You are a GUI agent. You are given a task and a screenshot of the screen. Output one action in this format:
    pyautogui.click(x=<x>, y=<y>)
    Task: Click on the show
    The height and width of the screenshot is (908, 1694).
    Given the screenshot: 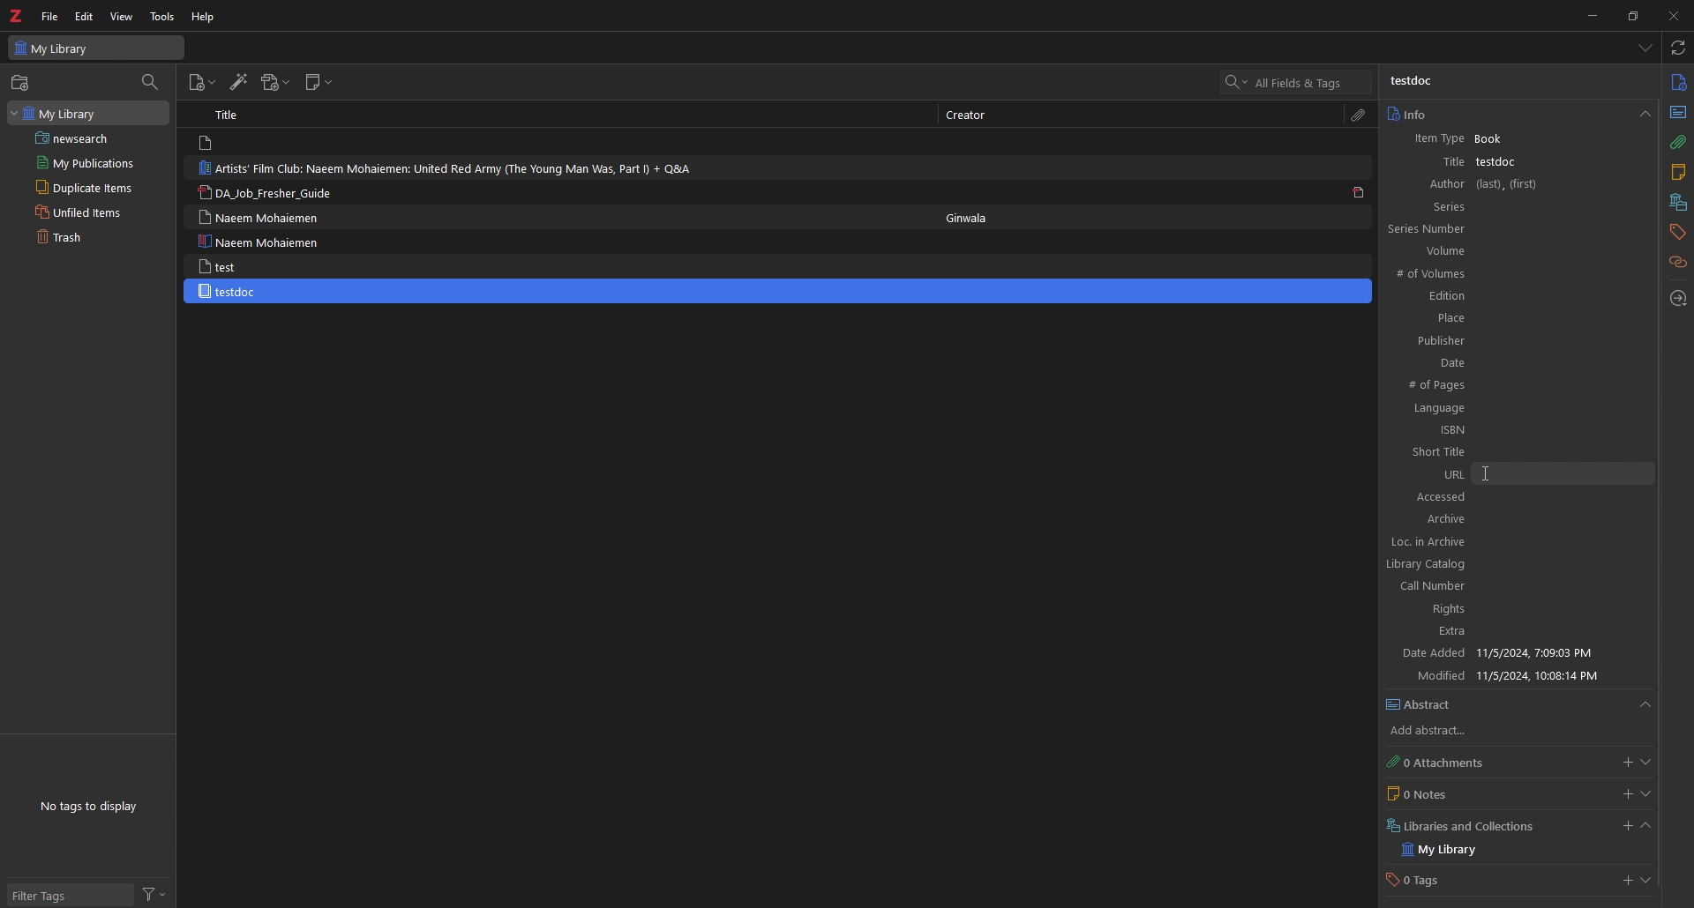 What is the action you would take?
    pyautogui.click(x=1647, y=880)
    